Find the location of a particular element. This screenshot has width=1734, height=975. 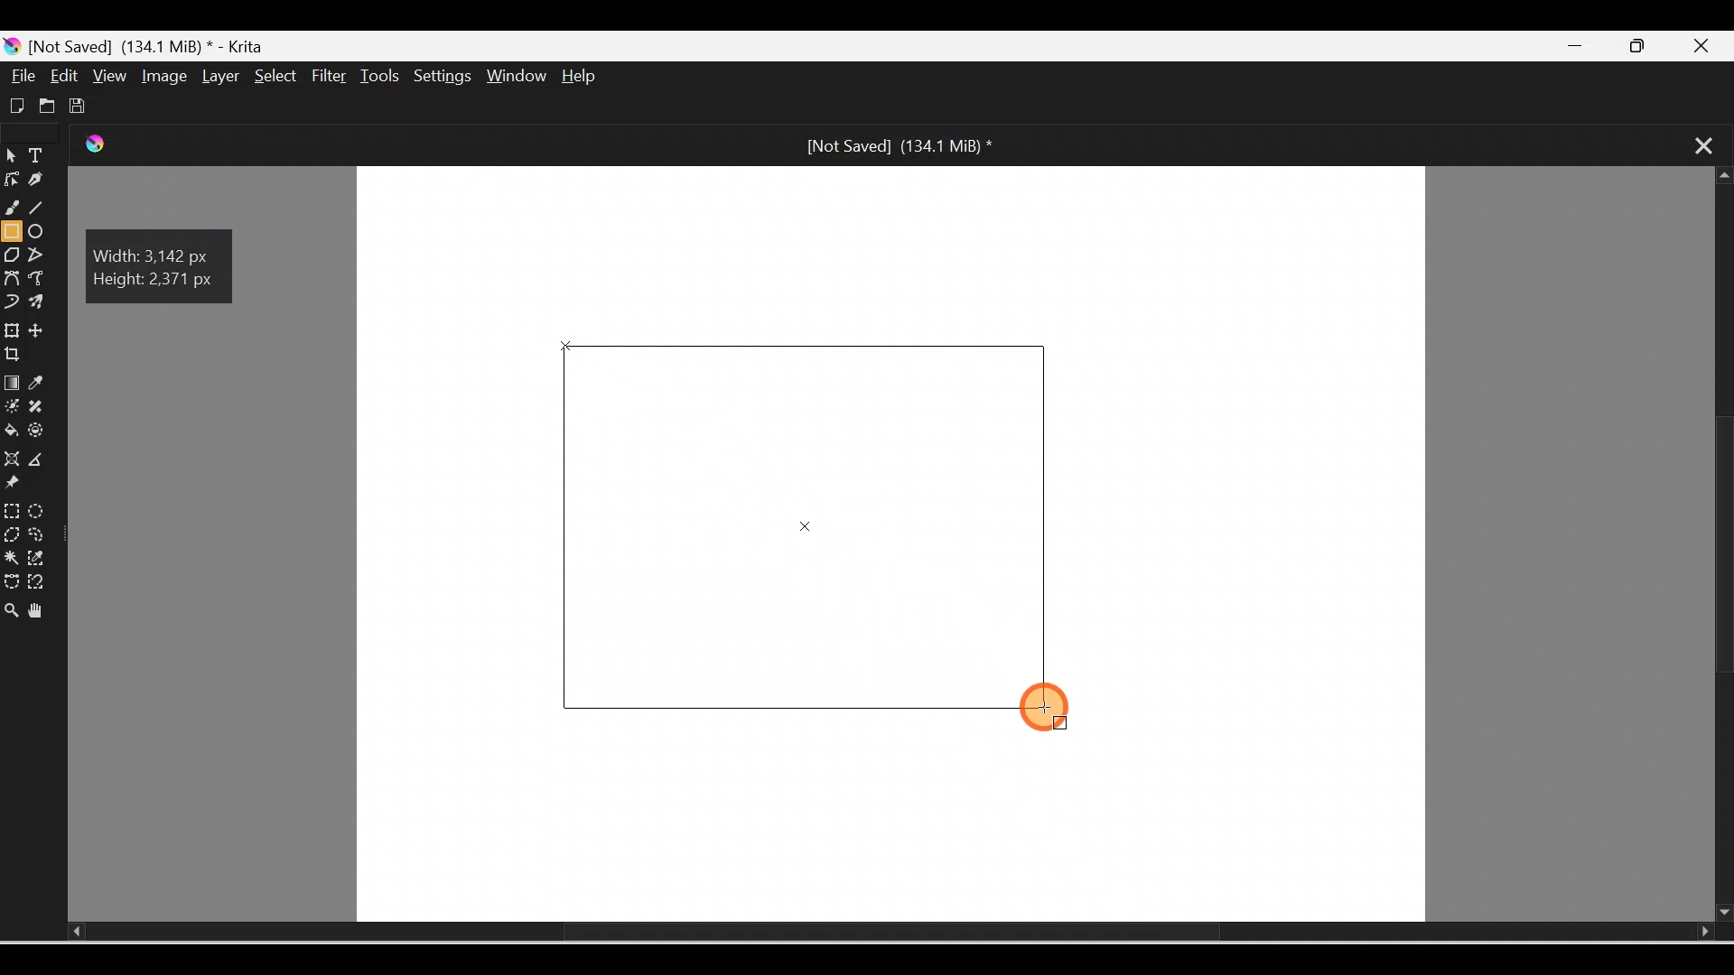

Assistant tool is located at coordinates (11, 459).